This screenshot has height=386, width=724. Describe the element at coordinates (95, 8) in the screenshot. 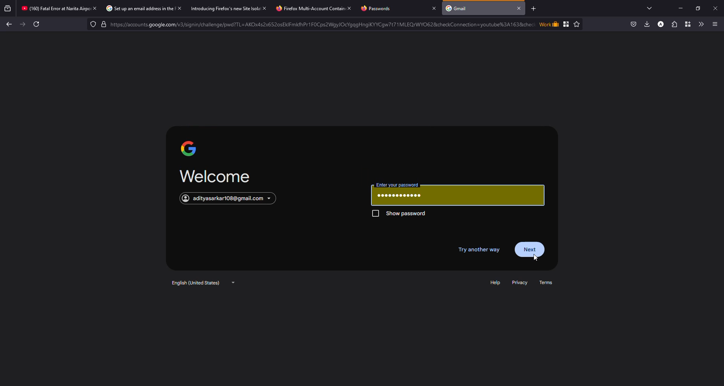

I see `close` at that location.